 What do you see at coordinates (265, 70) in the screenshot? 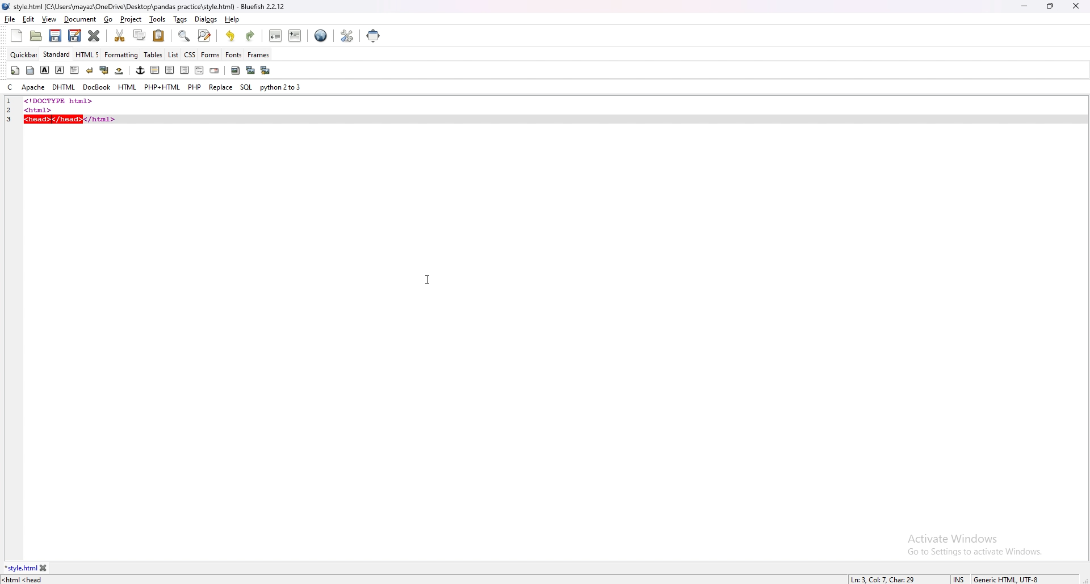
I see `multi thumbnail` at bounding box center [265, 70].